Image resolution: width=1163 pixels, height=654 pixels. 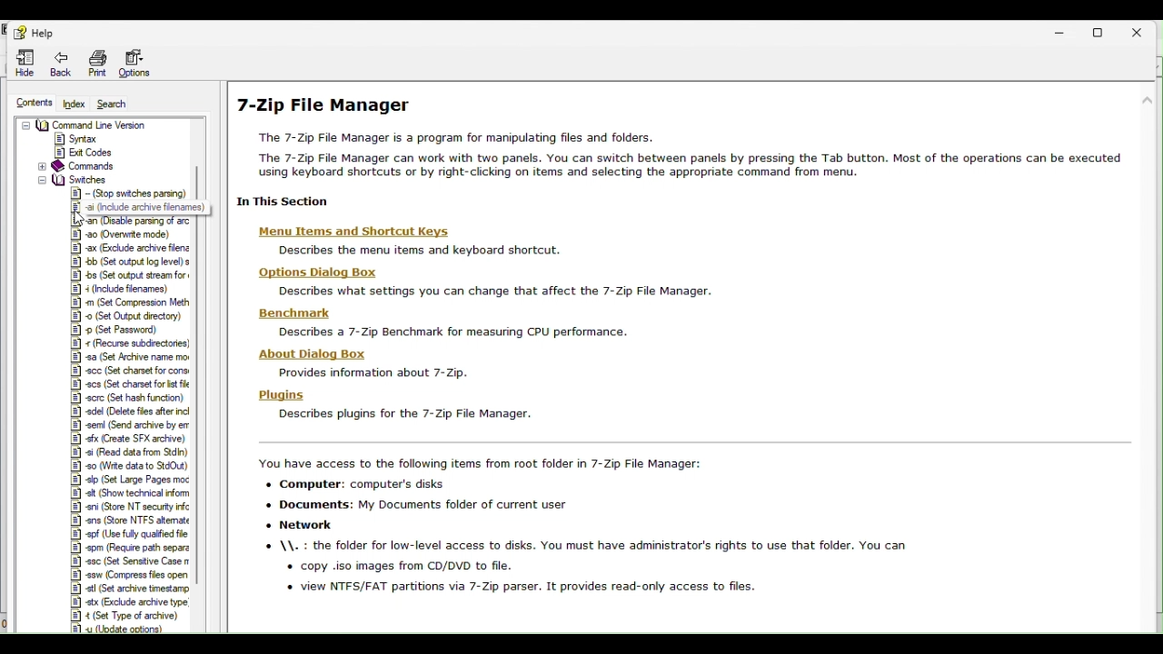 What do you see at coordinates (132, 588) in the screenshot?
I see `|] stl (Set archive tmestamp` at bounding box center [132, 588].